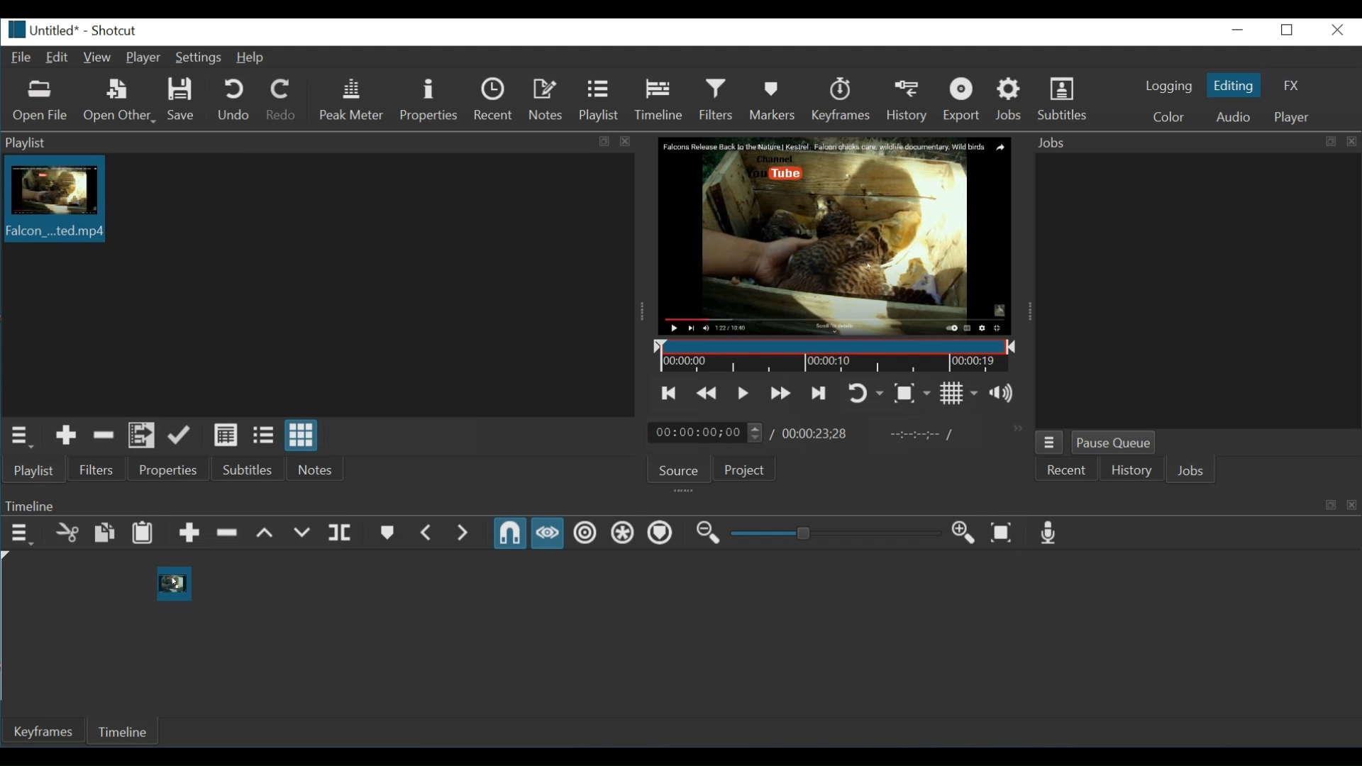 The width and height of the screenshot is (1362, 766). I want to click on View, so click(96, 58).